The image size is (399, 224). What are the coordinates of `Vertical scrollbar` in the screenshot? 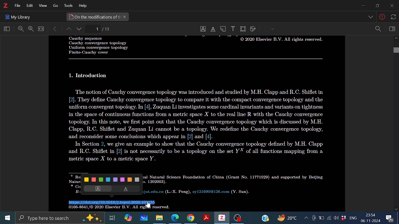 It's located at (396, 51).